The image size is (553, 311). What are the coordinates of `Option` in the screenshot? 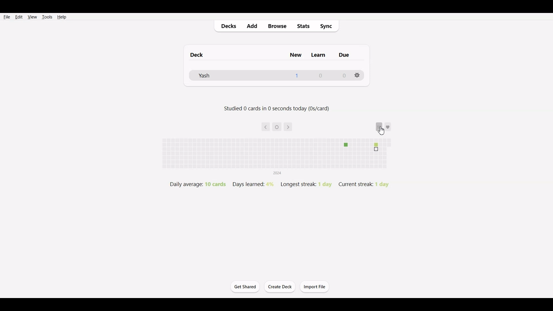 It's located at (379, 126).